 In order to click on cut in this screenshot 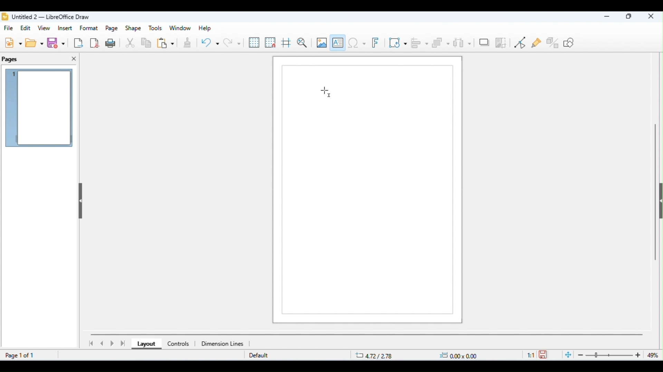, I will do `click(131, 43)`.